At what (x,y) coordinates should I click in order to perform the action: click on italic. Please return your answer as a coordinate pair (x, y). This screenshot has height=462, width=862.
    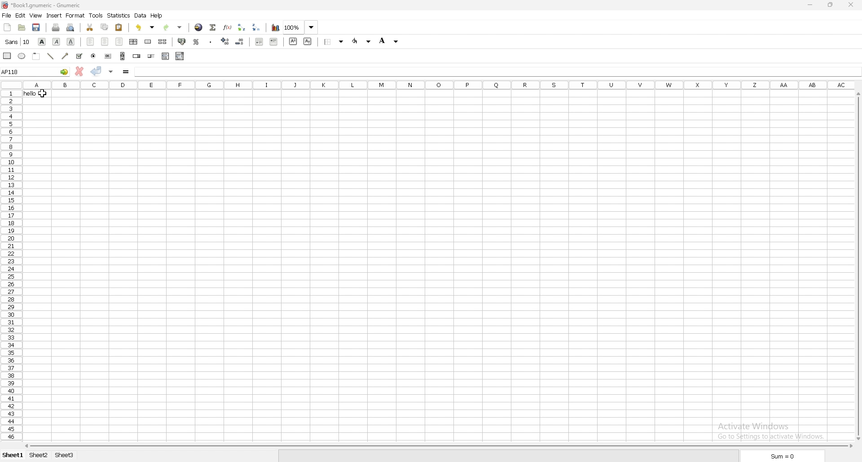
    Looking at the image, I should click on (57, 42).